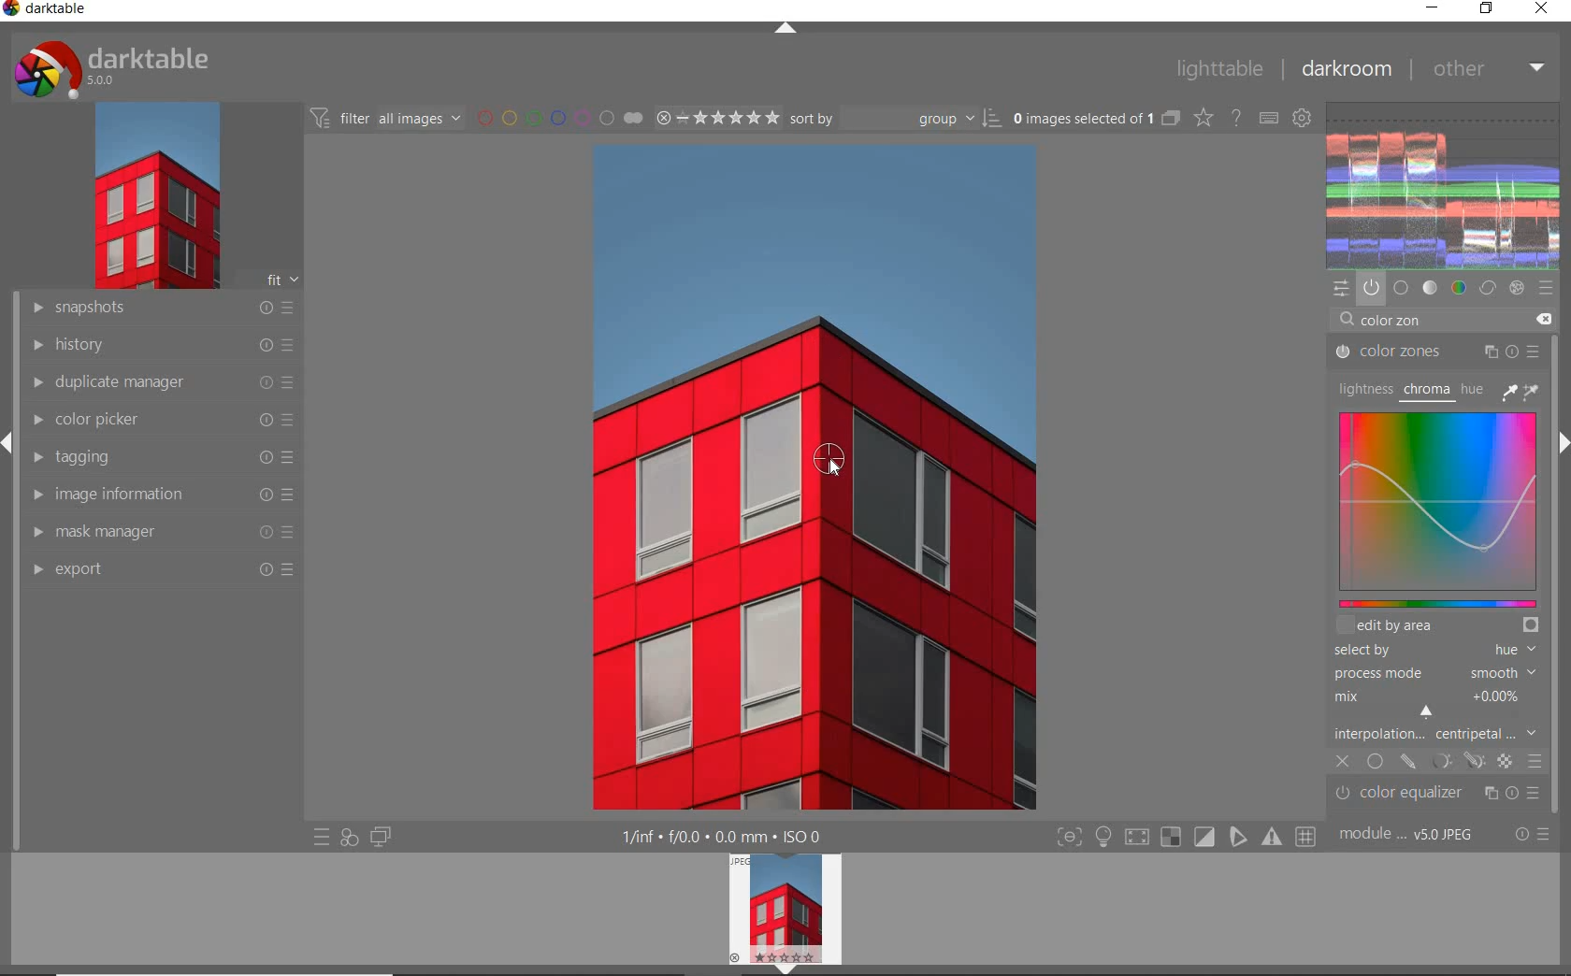 The image size is (1571, 976). What do you see at coordinates (1205, 837) in the screenshot?
I see `soft proofing` at bounding box center [1205, 837].